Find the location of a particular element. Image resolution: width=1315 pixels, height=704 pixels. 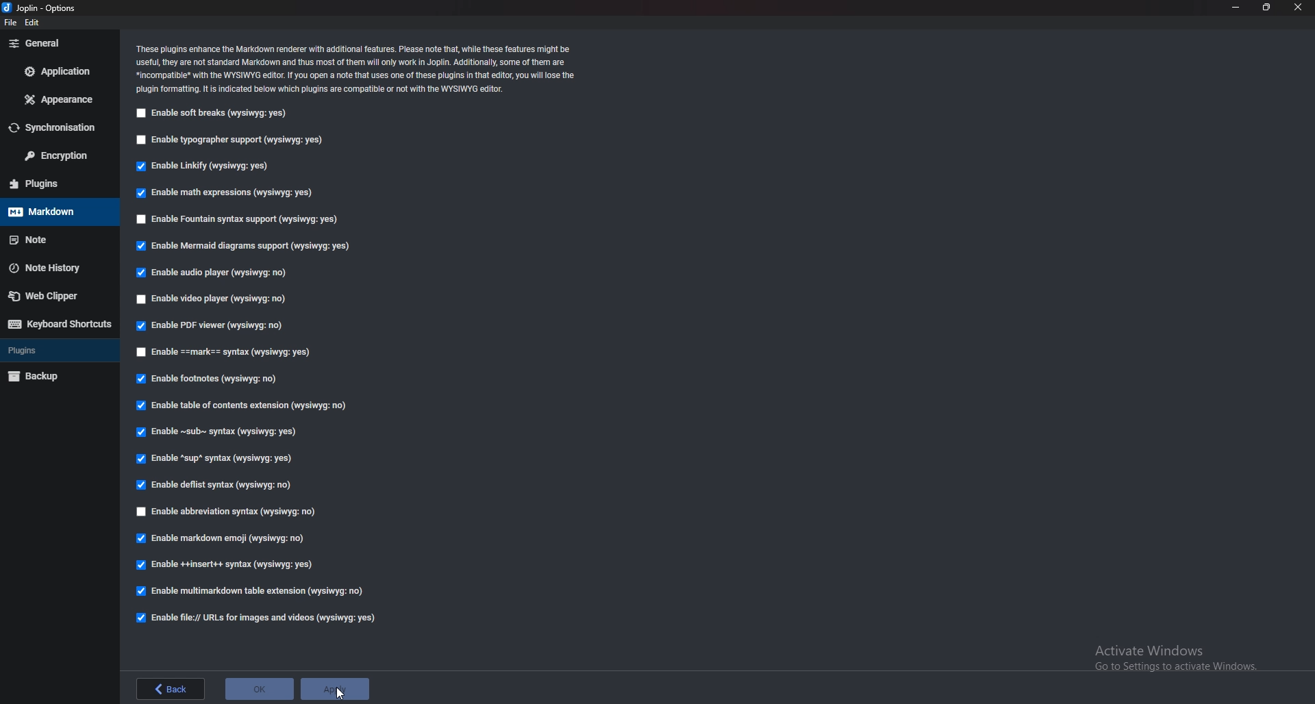

Enable markdown emoji is located at coordinates (224, 538).